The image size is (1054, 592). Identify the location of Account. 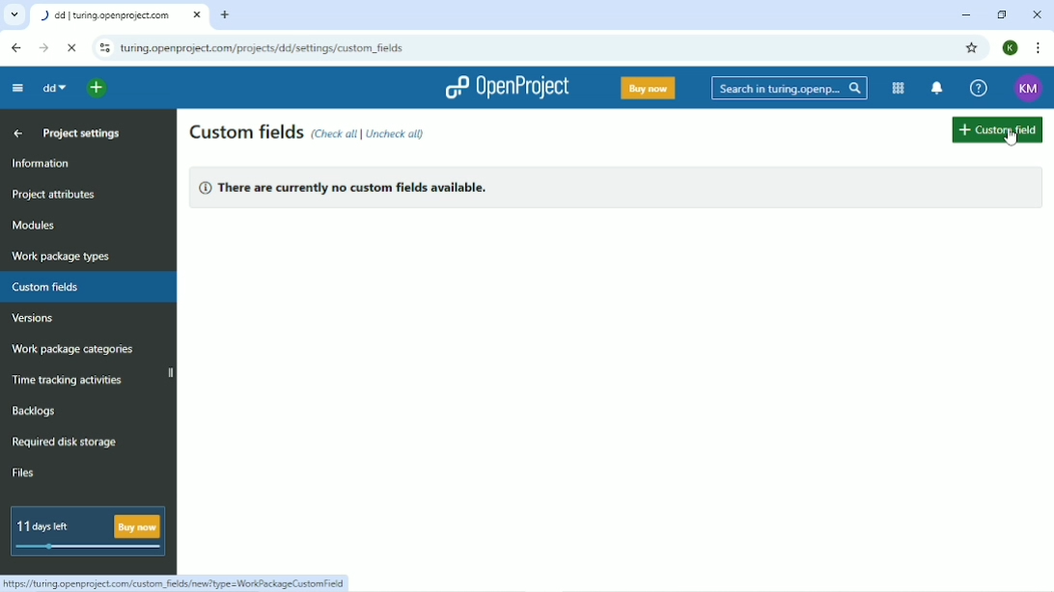
(1026, 87).